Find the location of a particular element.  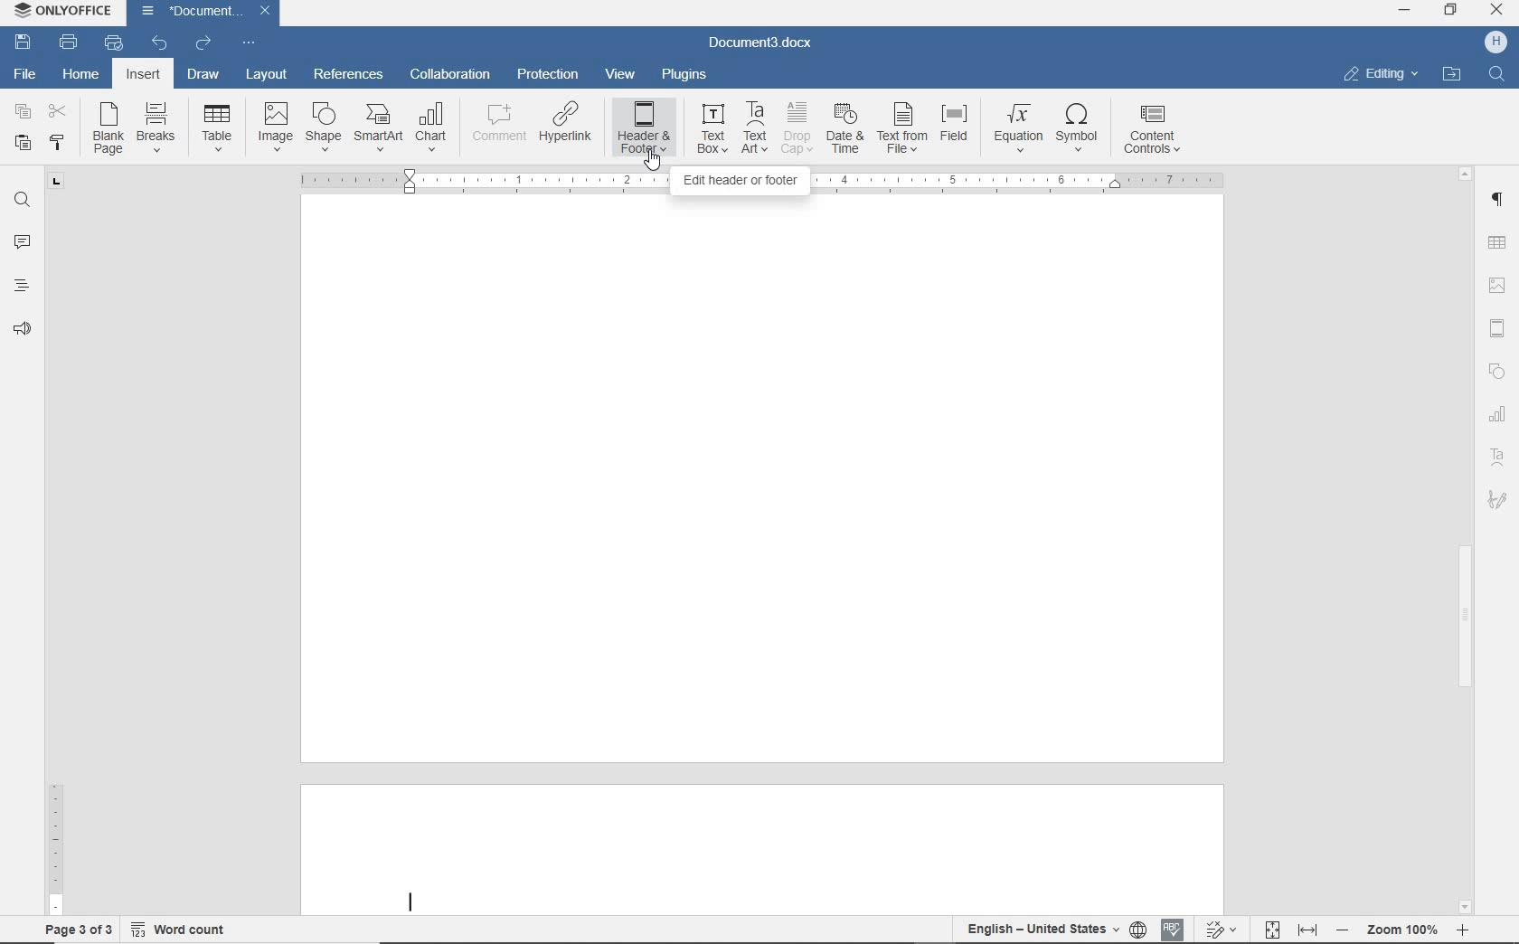

REDO is located at coordinates (204, 41).